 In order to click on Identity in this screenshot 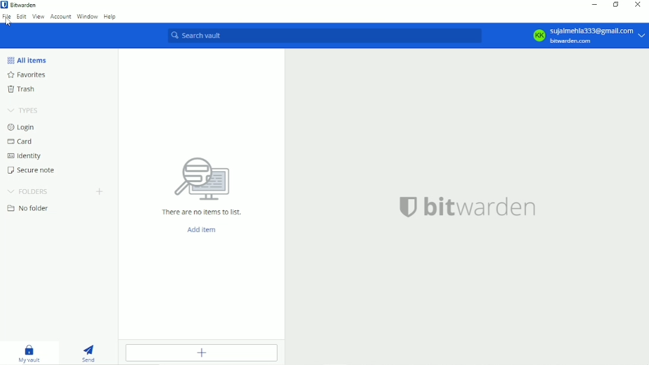, I will do `click(23, 156)`.